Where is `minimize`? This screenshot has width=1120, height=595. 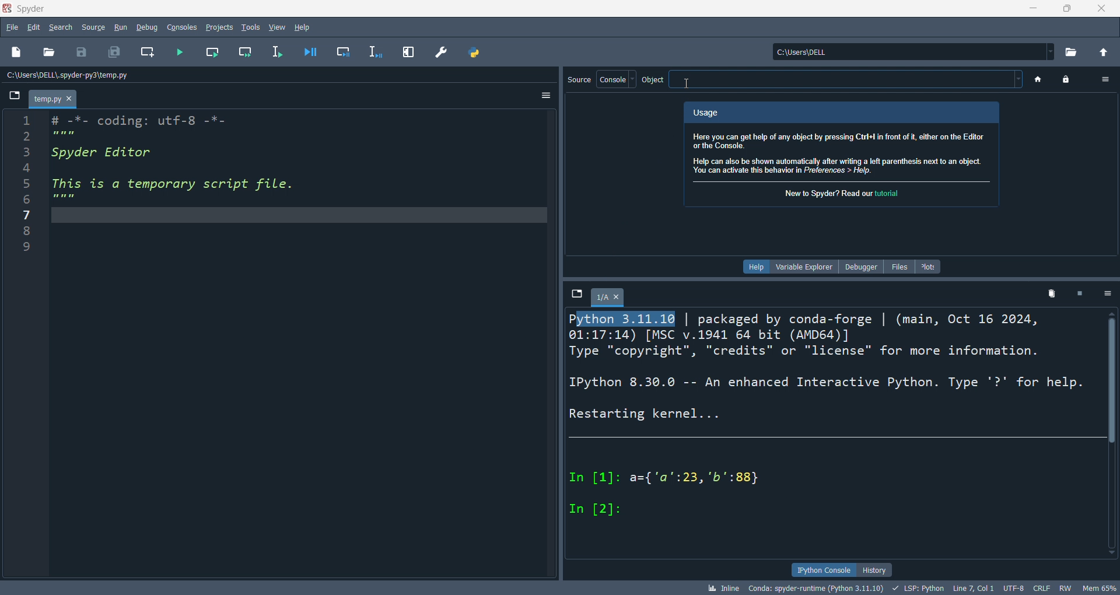
minimize is located at coordinates (1034, 9).